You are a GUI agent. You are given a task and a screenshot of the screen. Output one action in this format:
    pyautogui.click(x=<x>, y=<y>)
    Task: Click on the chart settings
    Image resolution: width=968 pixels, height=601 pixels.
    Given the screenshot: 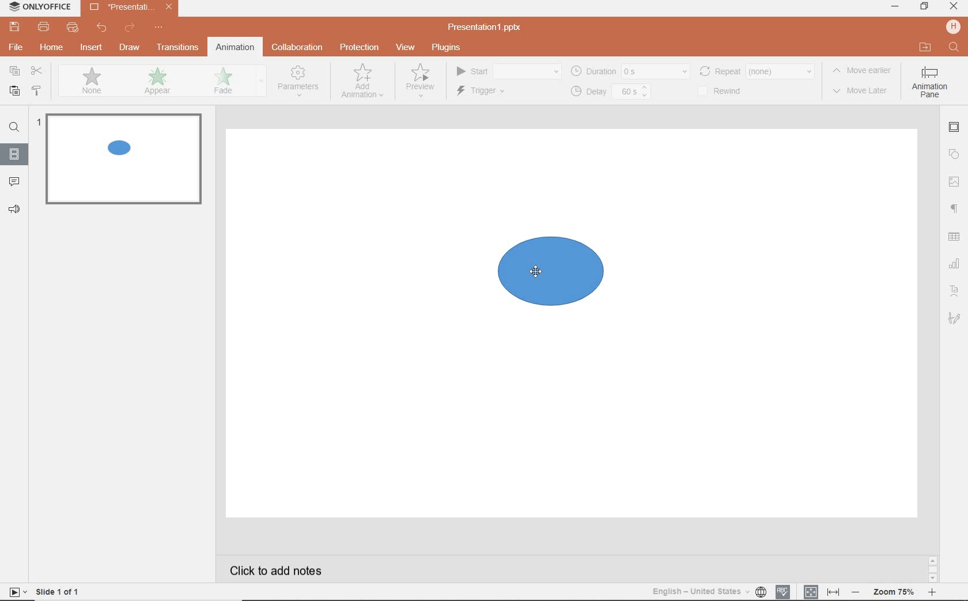 What is the action you would take?
    pyautogui.click(x=954, y=264)
    